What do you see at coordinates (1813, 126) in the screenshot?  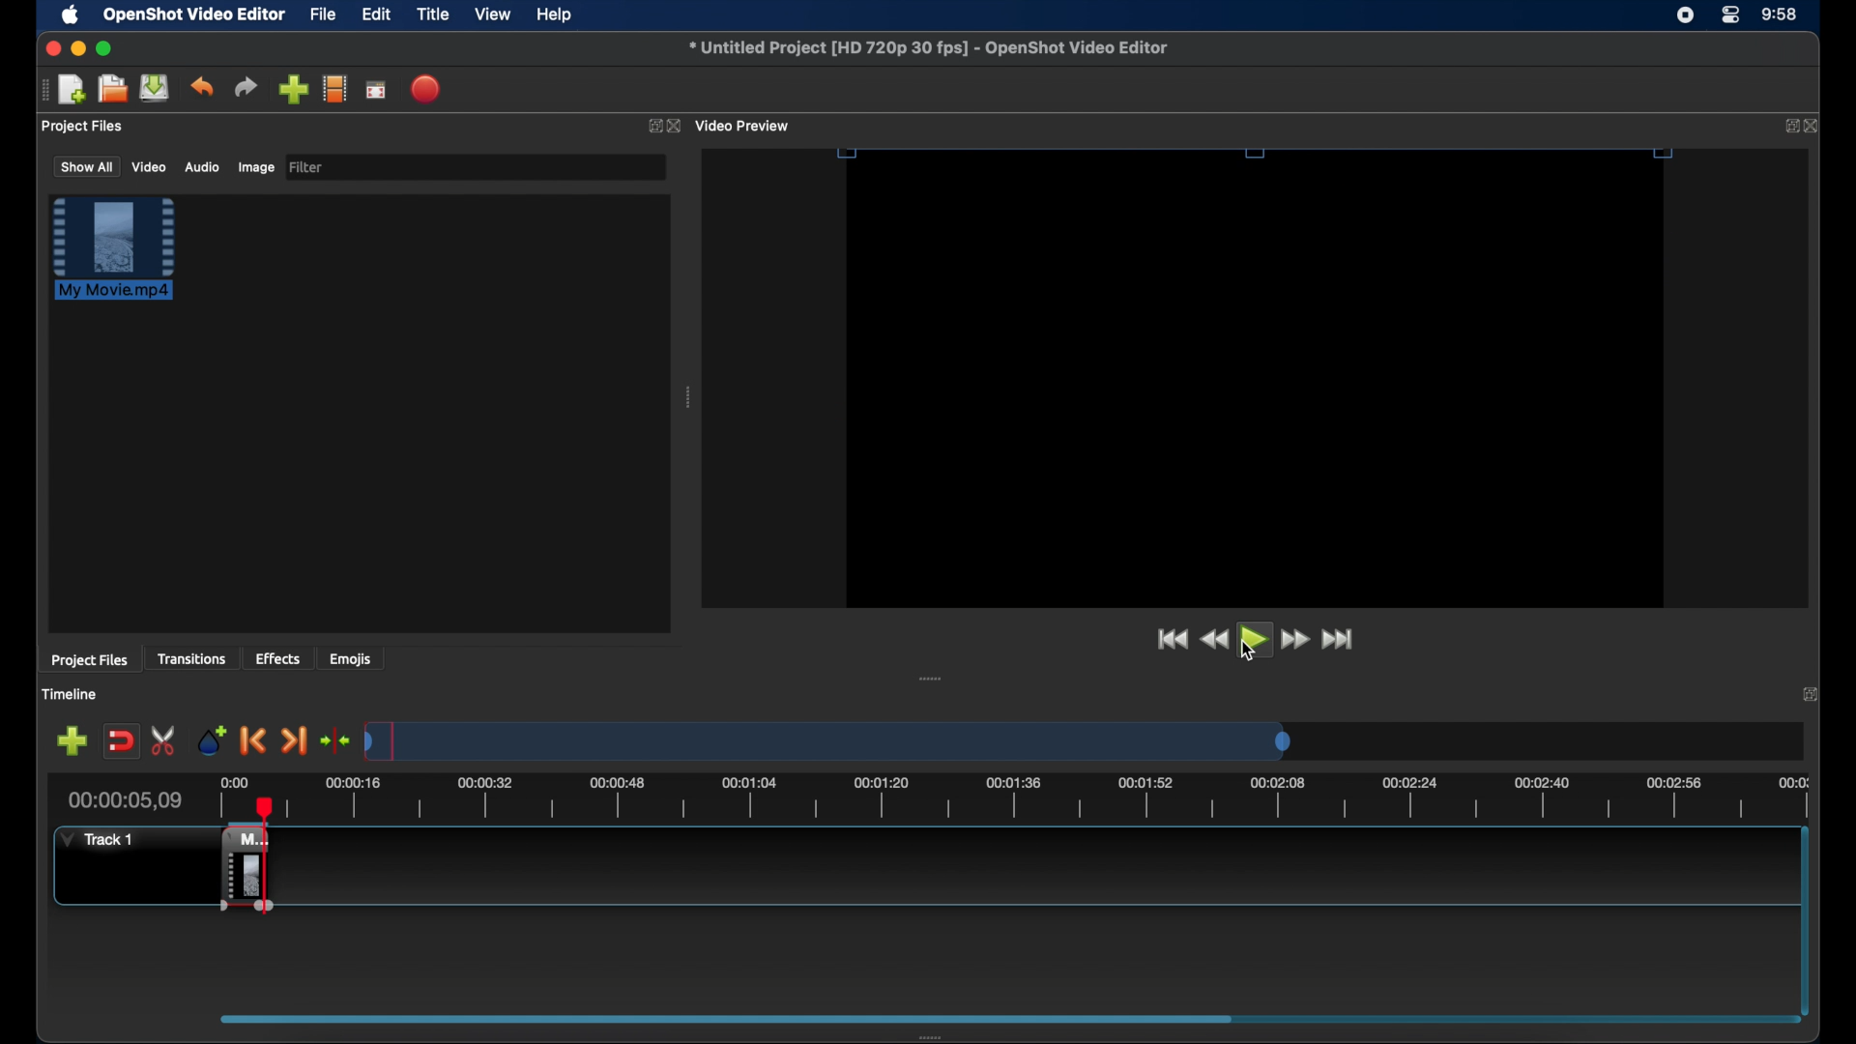 I see `close` at bounding box center [1813, 126].